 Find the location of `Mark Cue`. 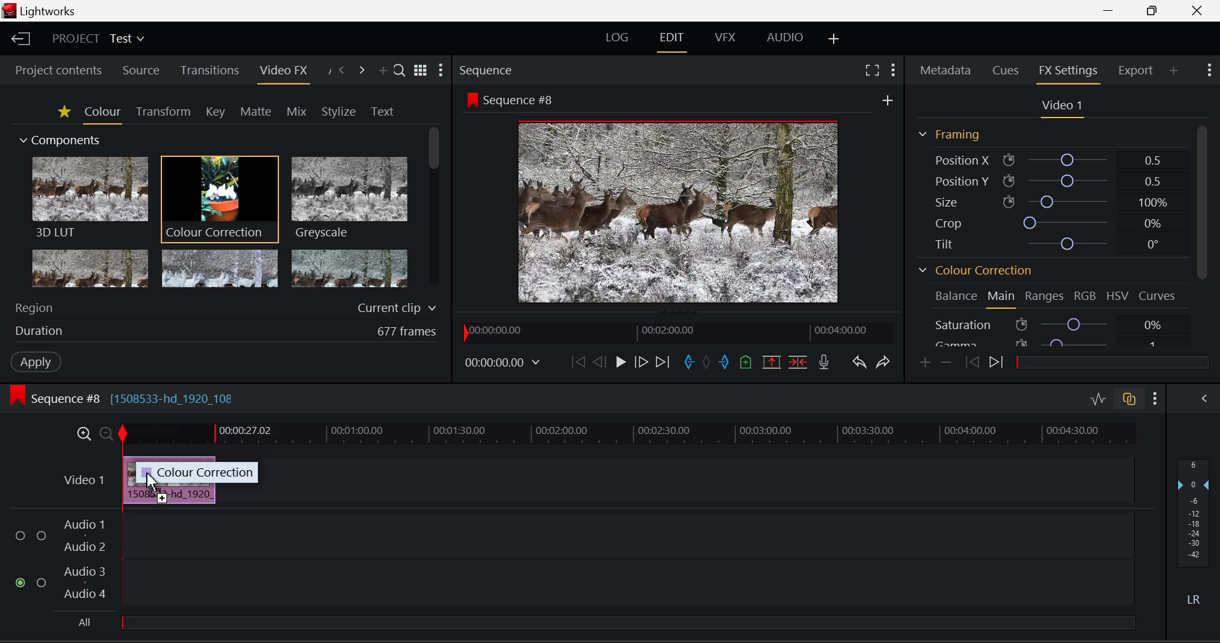

Mark Cue is located at coordinates (747, 363).